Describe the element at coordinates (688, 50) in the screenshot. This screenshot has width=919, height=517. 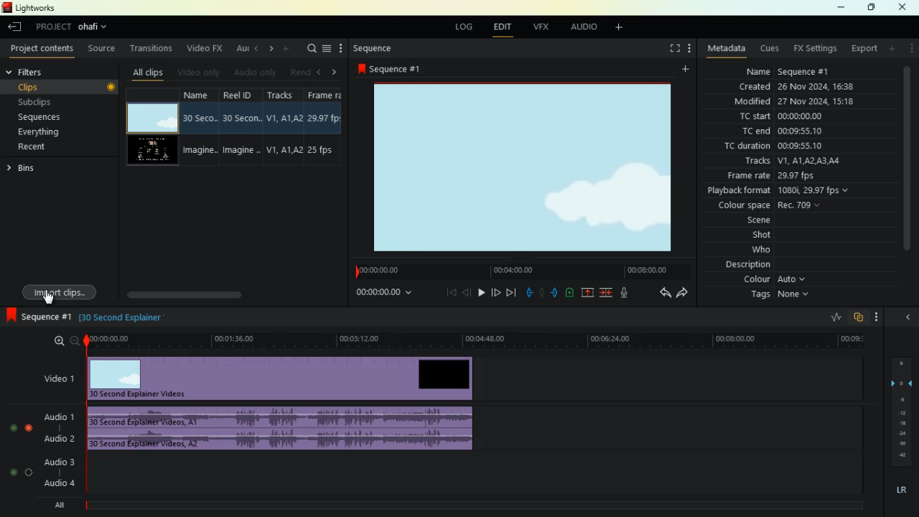
I see `more` at that location.